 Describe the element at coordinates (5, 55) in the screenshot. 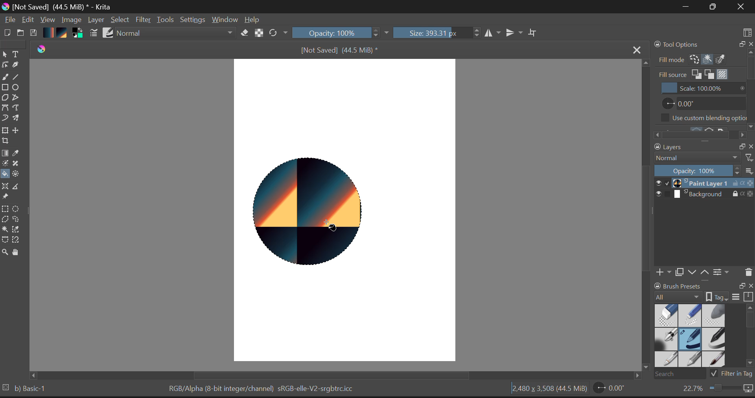

I see `Select` at that location.